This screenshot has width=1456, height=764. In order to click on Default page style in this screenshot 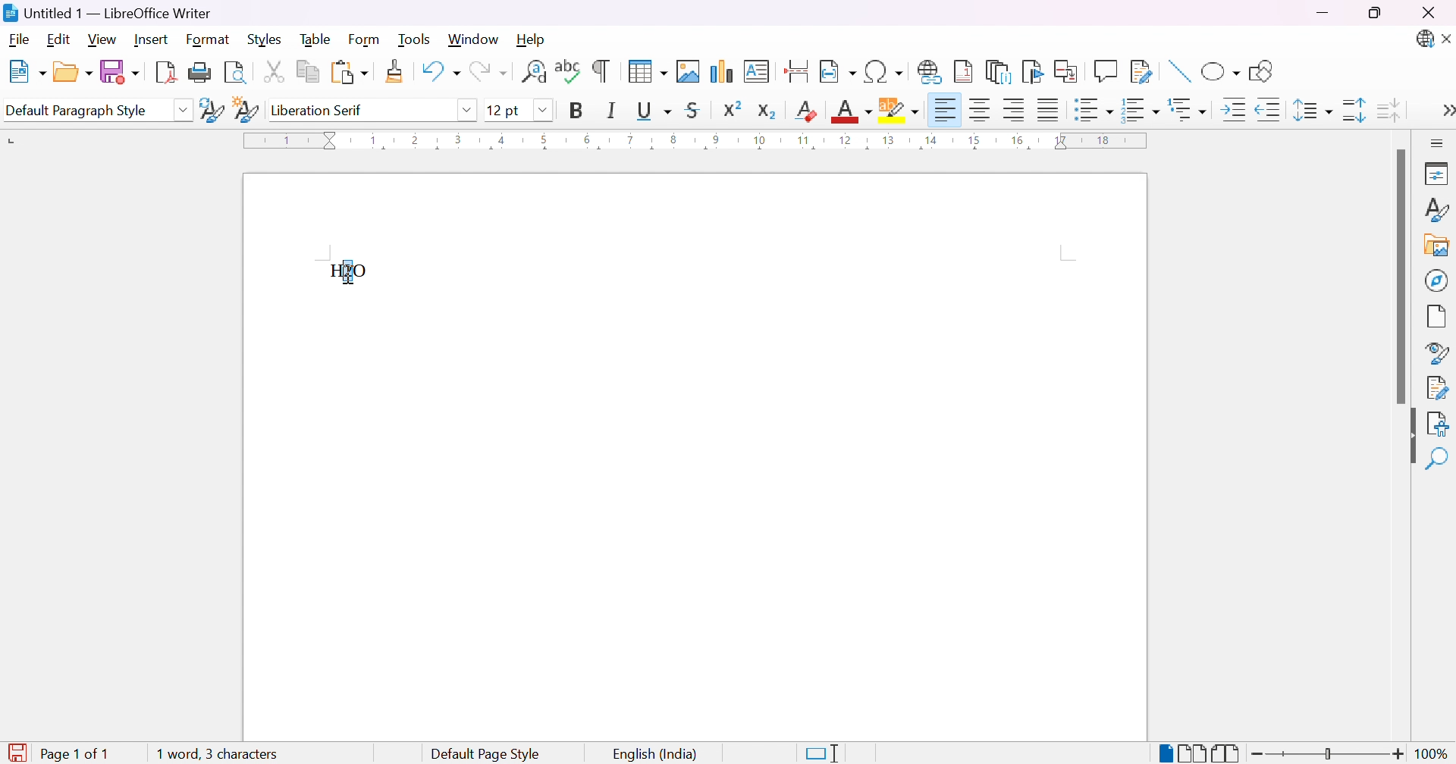, I will do `click(485, 754)`.